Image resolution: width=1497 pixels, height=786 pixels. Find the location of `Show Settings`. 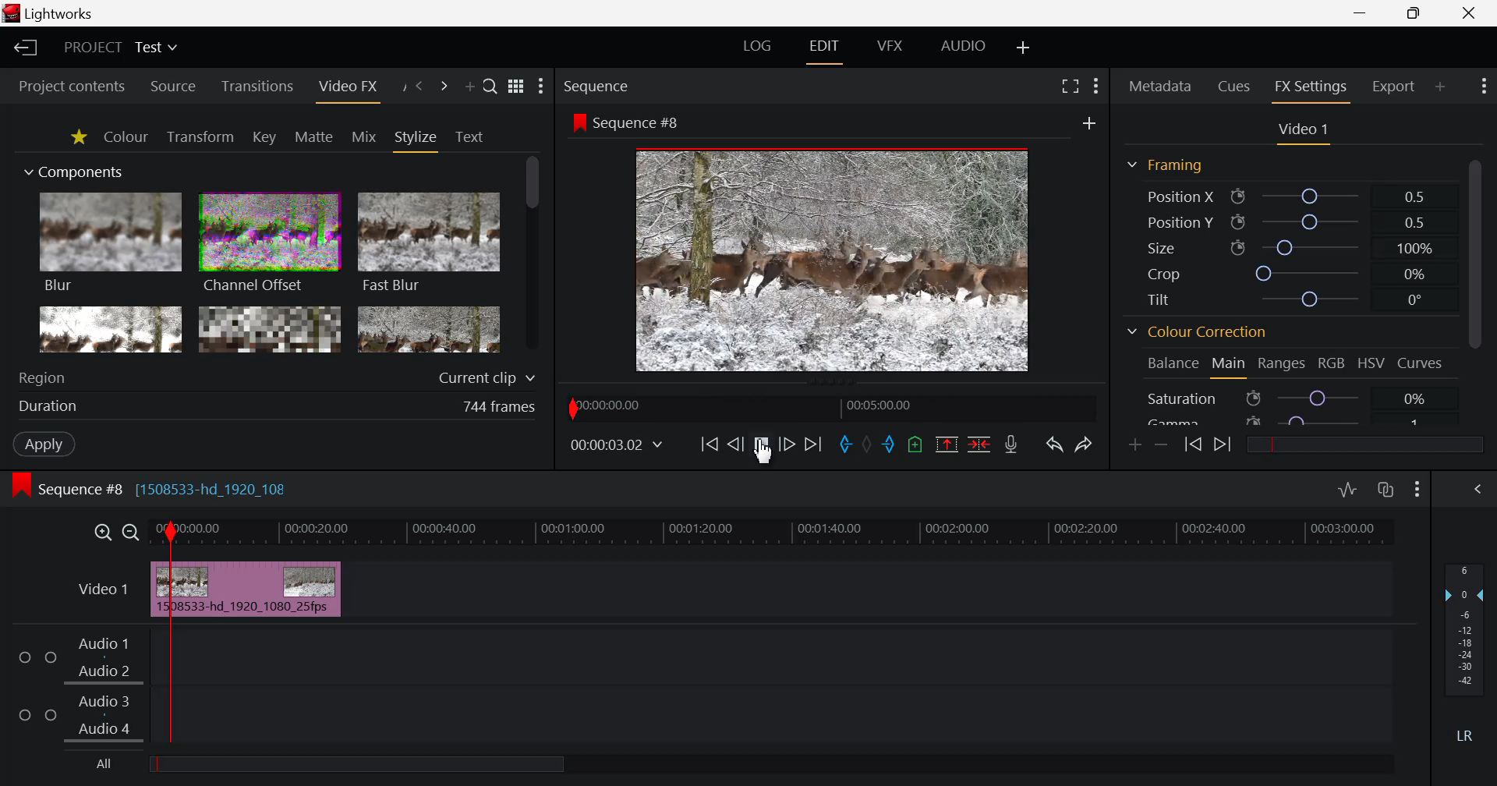

Show Settings is located at coordinates (1096, 89).